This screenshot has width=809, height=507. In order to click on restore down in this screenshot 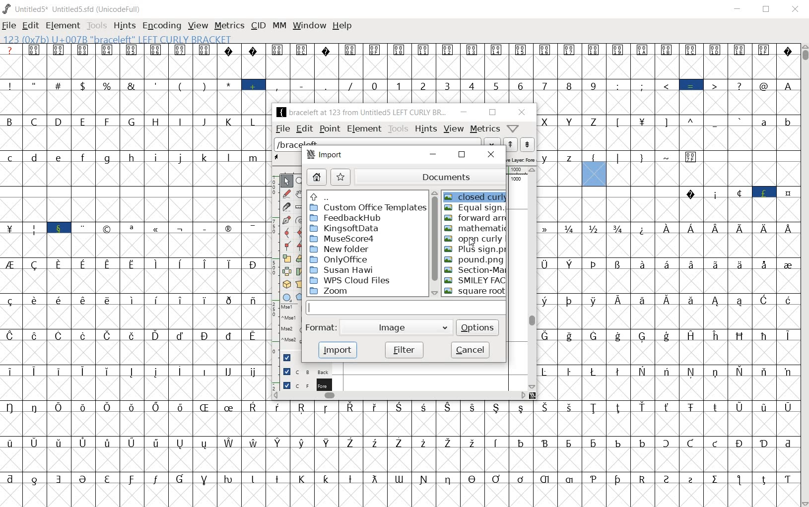, I will do `click(492, 113)`.